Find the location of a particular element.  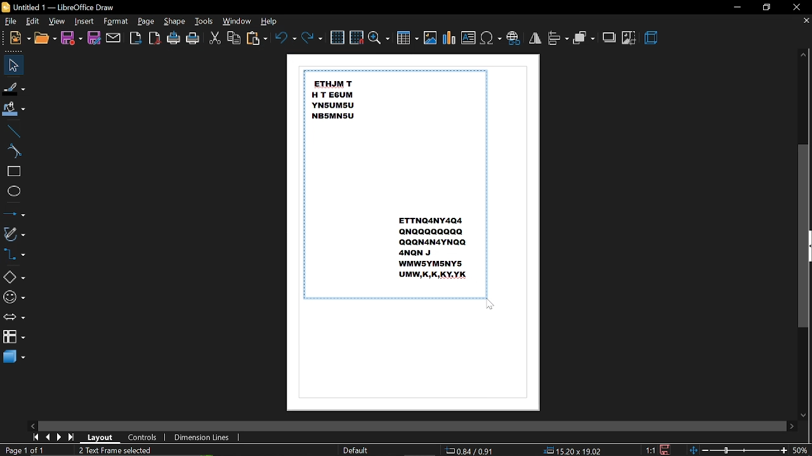

1:1 is located at coordinates (649, 450).